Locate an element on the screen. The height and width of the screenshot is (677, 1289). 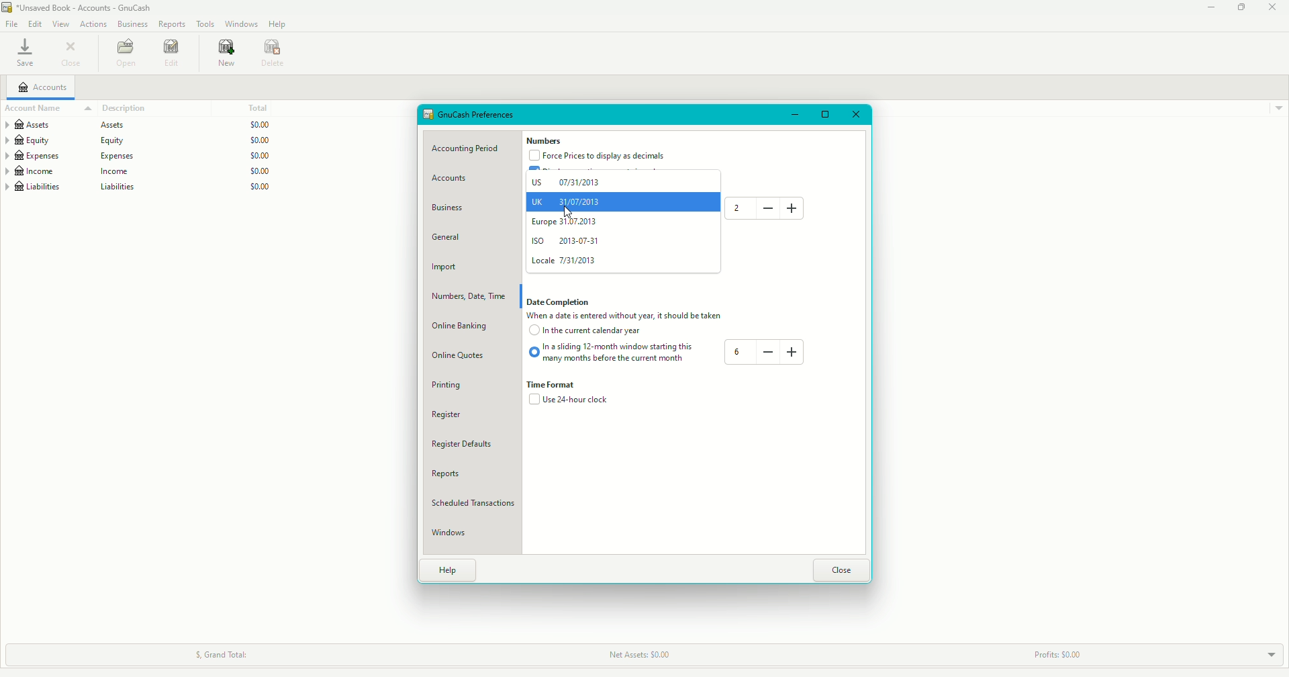
General is located at coordinates (452, 237).